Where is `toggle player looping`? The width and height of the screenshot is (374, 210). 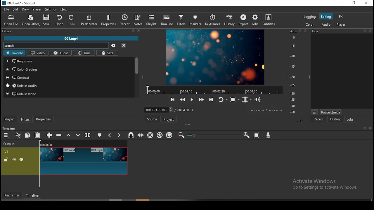 toggle player looping is located at coordinates (221, 99).